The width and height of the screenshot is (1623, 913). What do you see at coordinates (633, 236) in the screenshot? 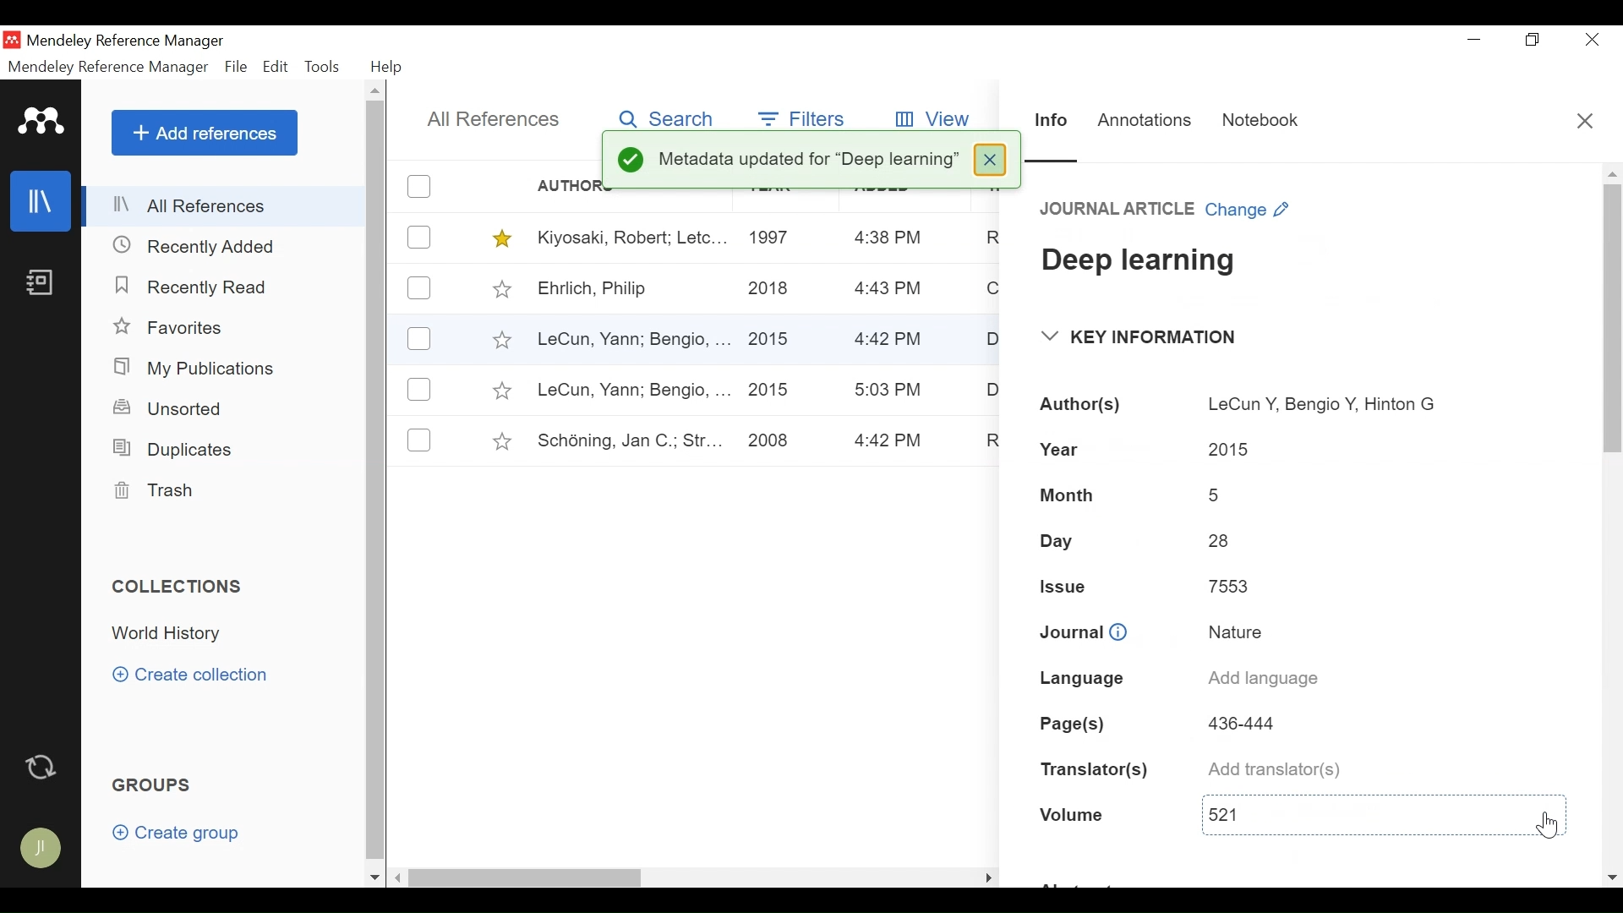
I see `Kiyosaki, Robert; Letc..` at bounding box center [633, 236].